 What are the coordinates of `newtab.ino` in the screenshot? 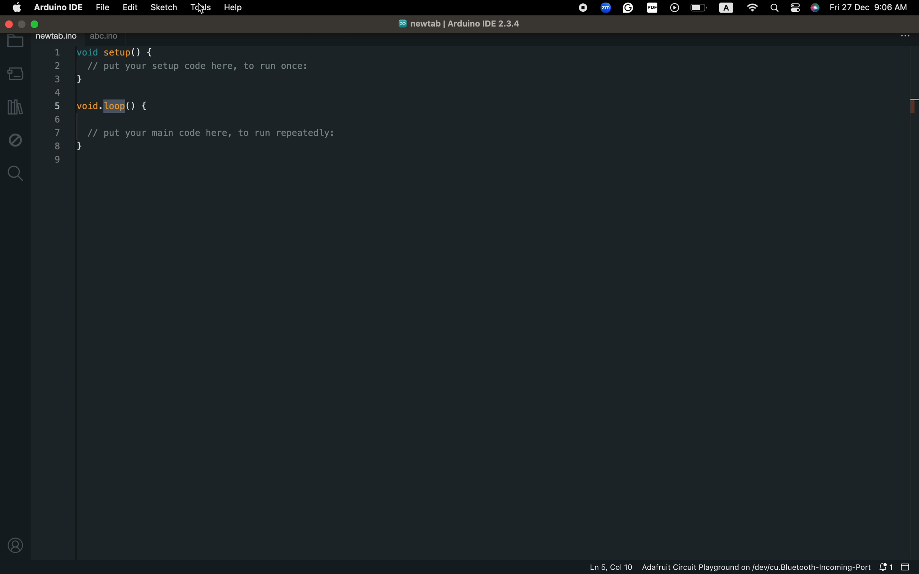 It's located at (56, 36).